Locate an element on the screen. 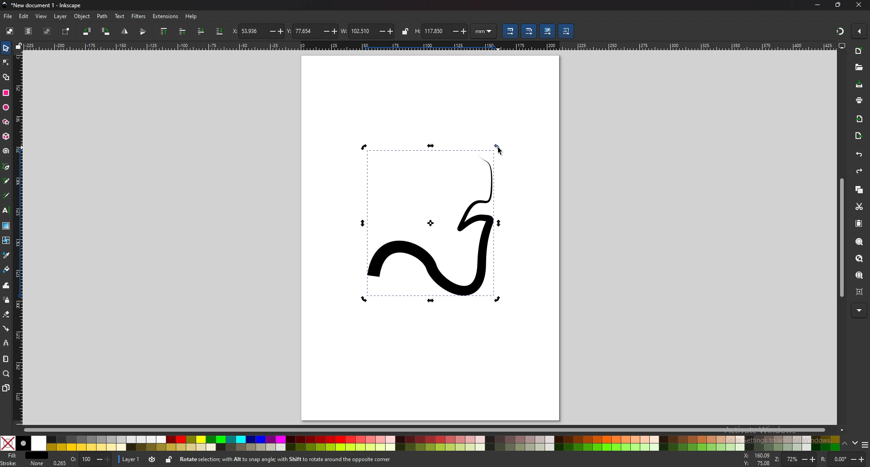 The image size is (870, 467). scale stroke is located at coordinates (510, 31).